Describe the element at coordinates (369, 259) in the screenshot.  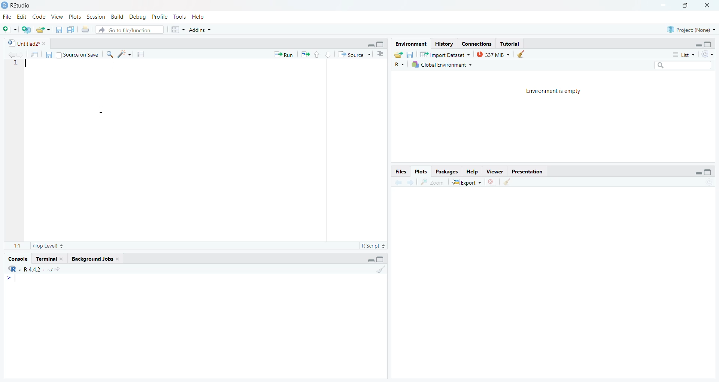
I see `hide r script` at that location.